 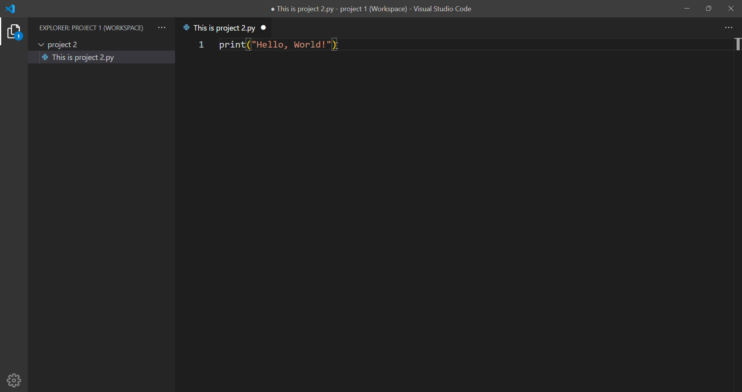 What do you see at coordinates (83, 59) in the screenshot?
I see `This is project 2.py` at bounding box center [83, 59].